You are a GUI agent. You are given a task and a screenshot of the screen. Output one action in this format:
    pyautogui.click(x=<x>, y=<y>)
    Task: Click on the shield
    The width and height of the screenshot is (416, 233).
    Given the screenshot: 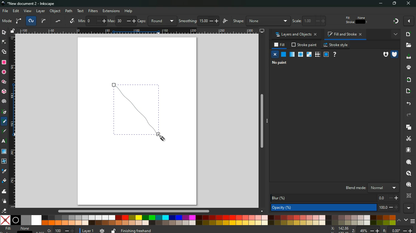 What is the action you would take?
    pyautogui.click(x=394, y=54)
    